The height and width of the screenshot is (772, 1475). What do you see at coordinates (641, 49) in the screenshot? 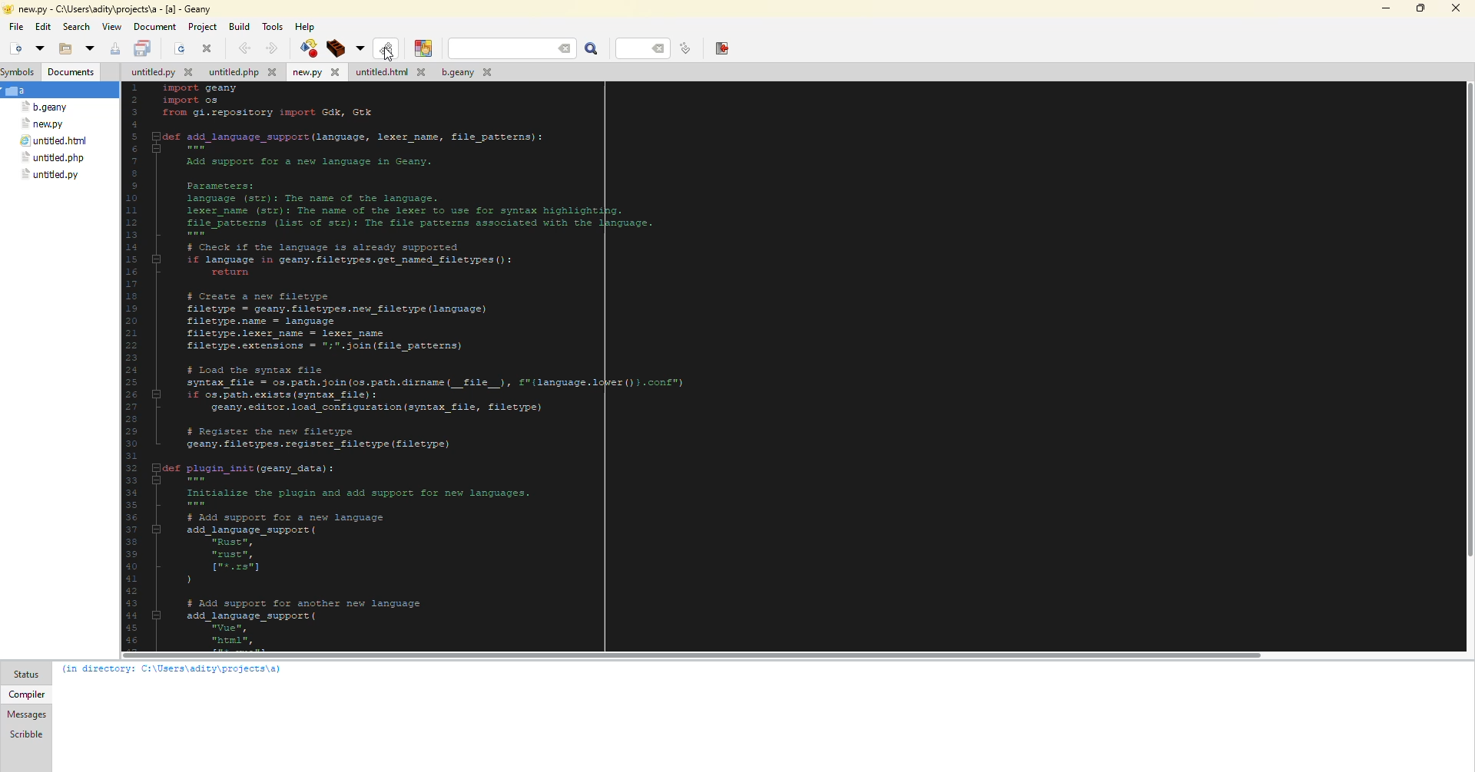
I see `line` at bounding box center [641, 49].